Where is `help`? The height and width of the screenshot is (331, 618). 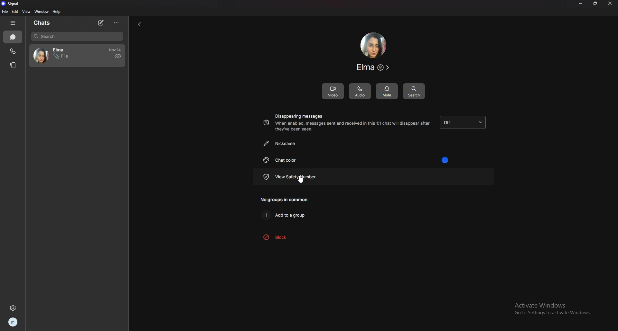 help is located at coordinates (57, 12).